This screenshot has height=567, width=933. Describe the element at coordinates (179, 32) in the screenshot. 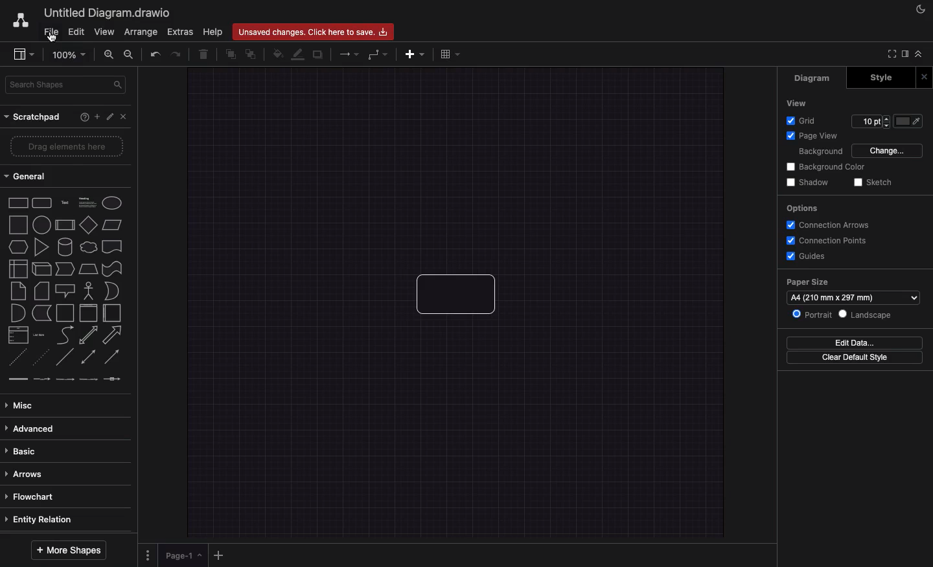

I see `Extras` at that location.